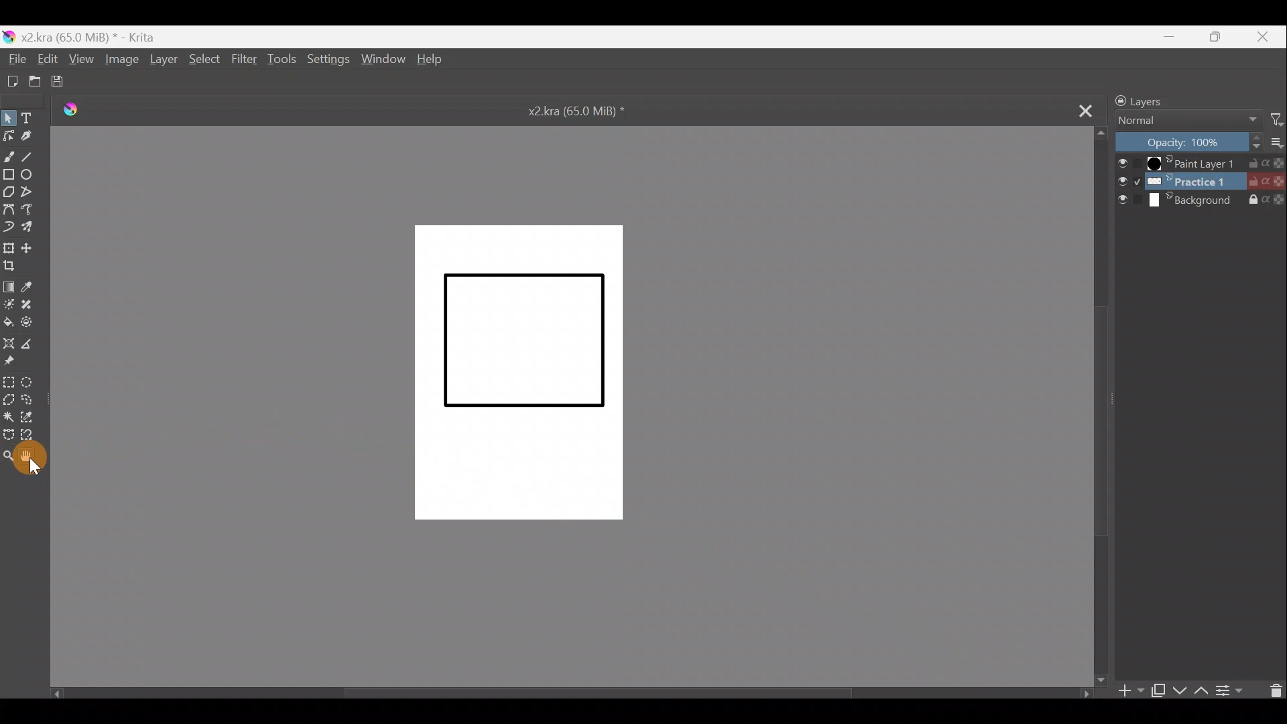 This screenshot has width=1287, height=724. Describe the element at coordinates (1157, 690) in the screenshot. I see `Duplicate layer` at that location.